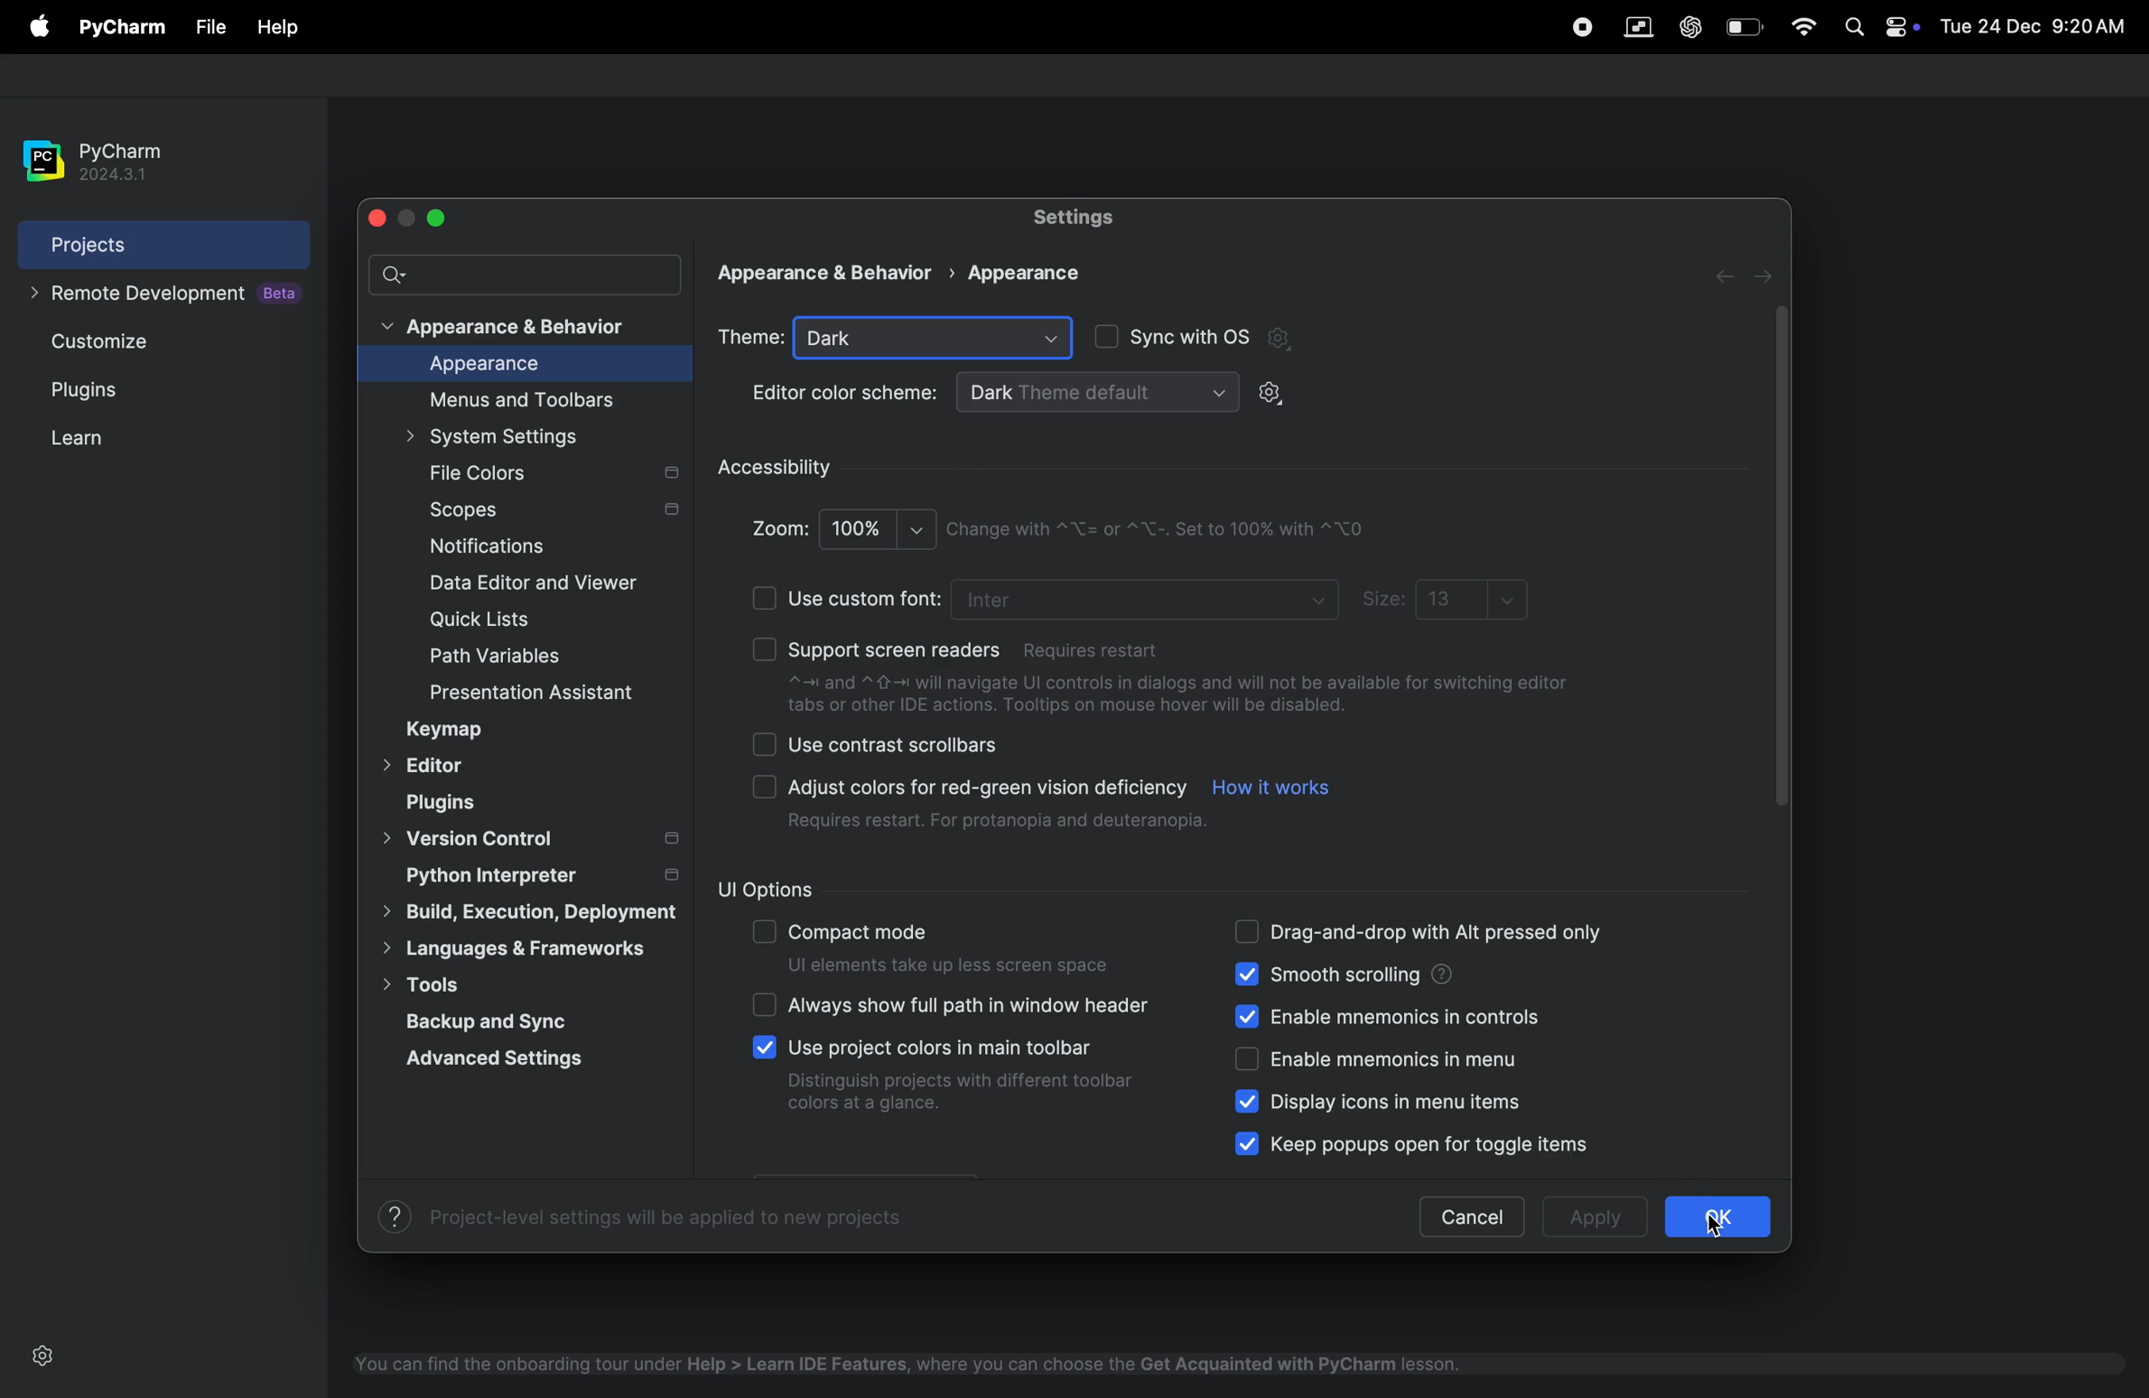 The width and height of the screenshot is (2149, 1398). Describe the element at coordinates (533, 400) in the screenshot. I see `menus and toolbar` at that location.